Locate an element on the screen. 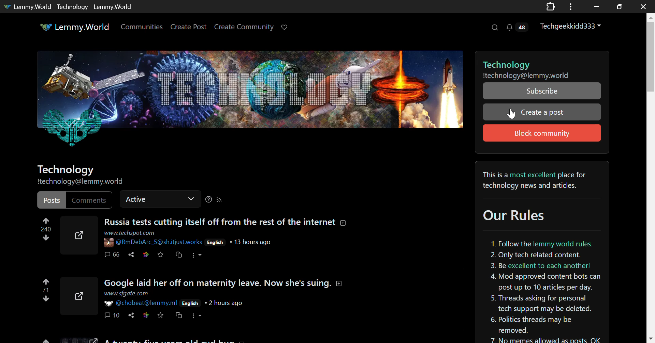 Image resolution: width=655 pixels, height=343 pixels. Cross-post is located at coordinates (178, 316).